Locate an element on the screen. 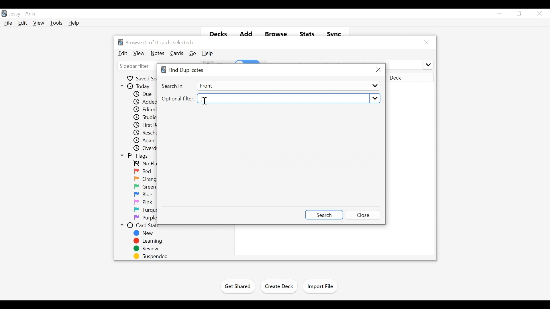 The width and height of the screenshot is (550, 309). Learning is located at coordinates (147, 241).